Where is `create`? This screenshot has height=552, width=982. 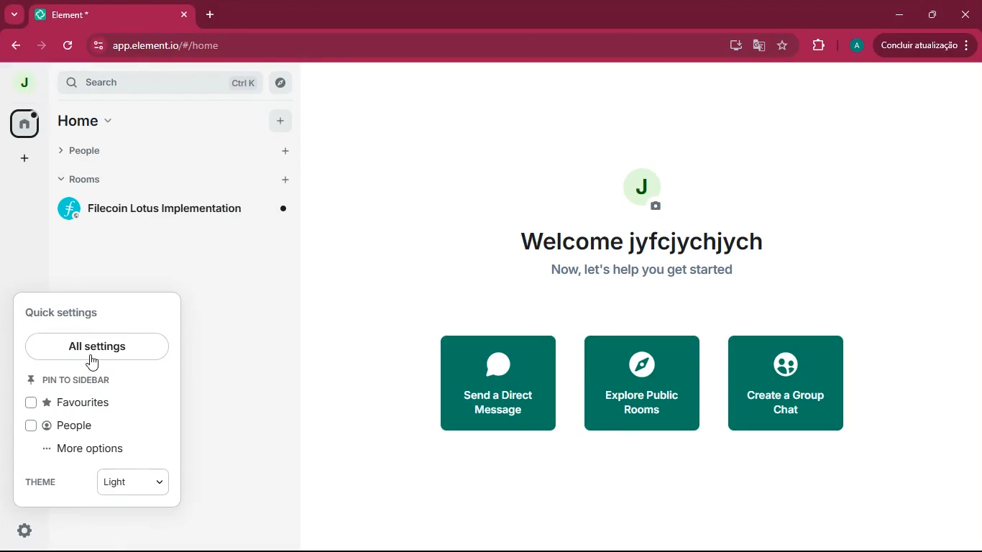 create is located at coordinates (786, 383).